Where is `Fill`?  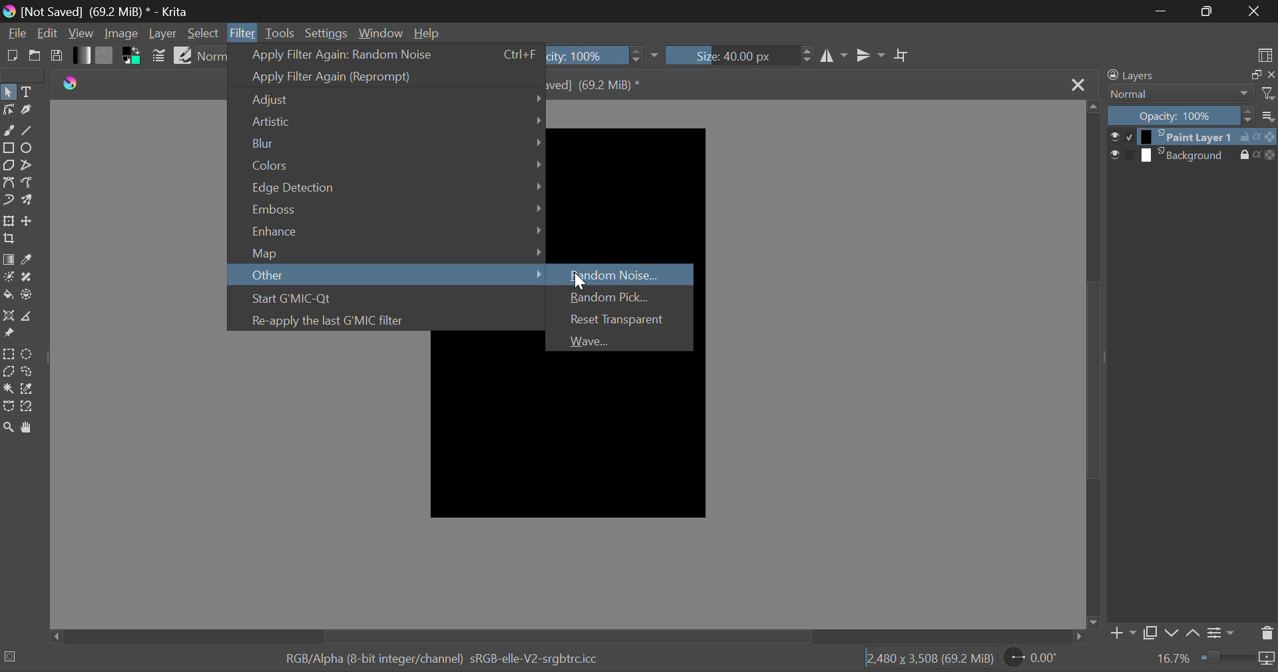 Fill is located at coordinates (8, 294).